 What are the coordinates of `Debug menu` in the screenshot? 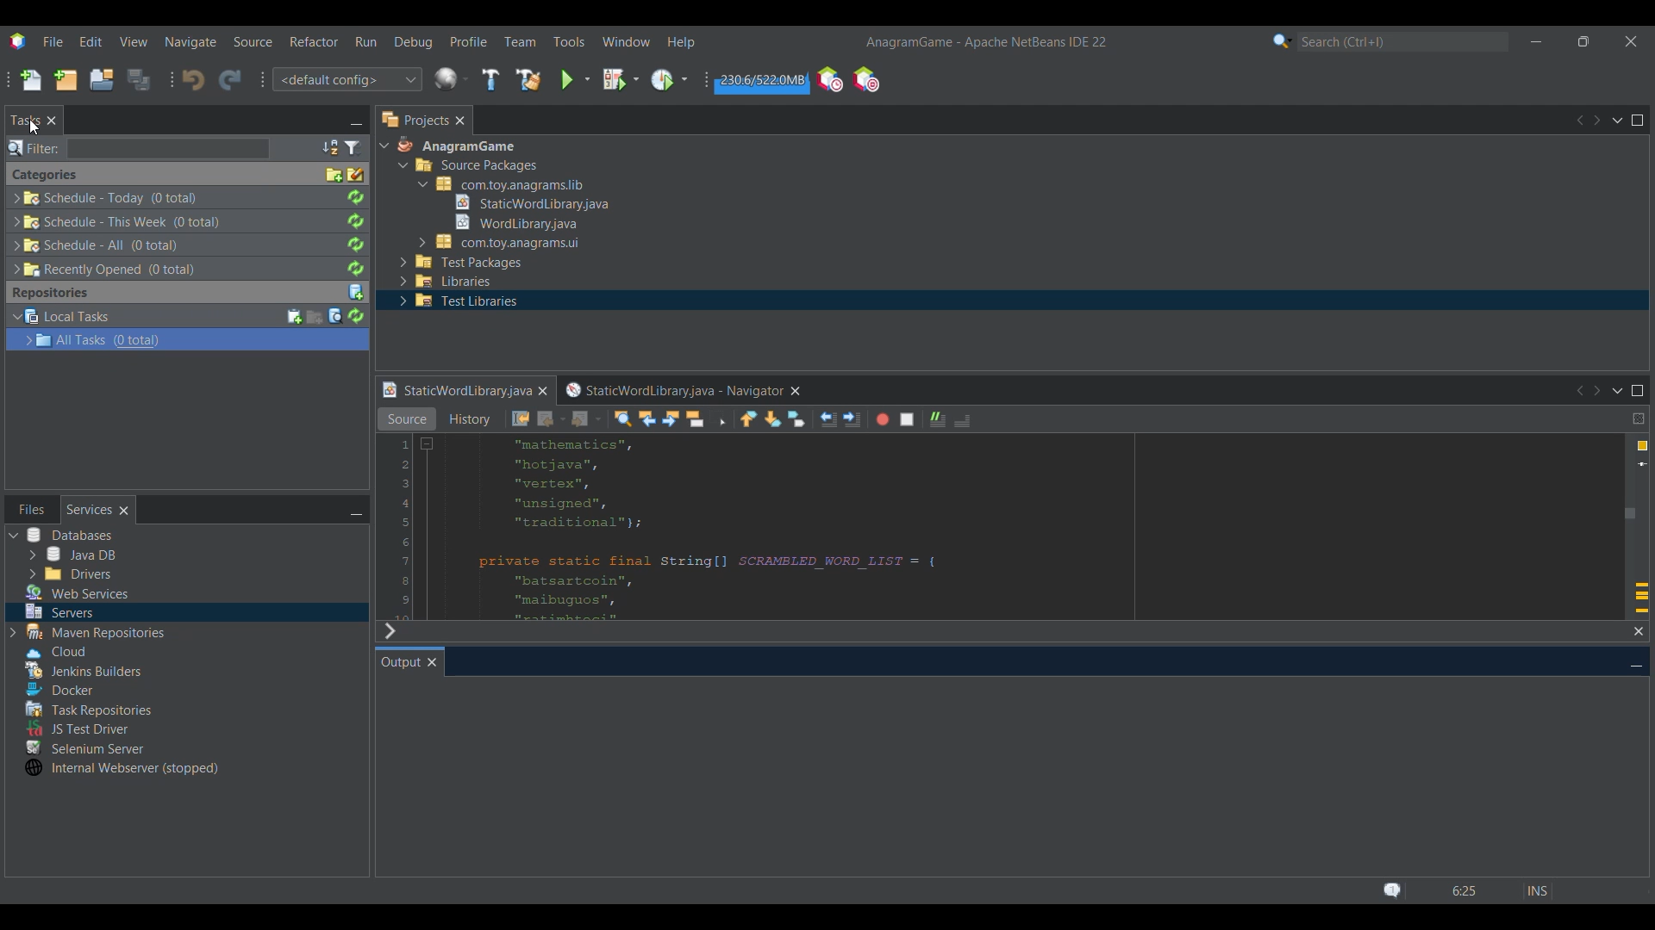 It's located at (412, 42).